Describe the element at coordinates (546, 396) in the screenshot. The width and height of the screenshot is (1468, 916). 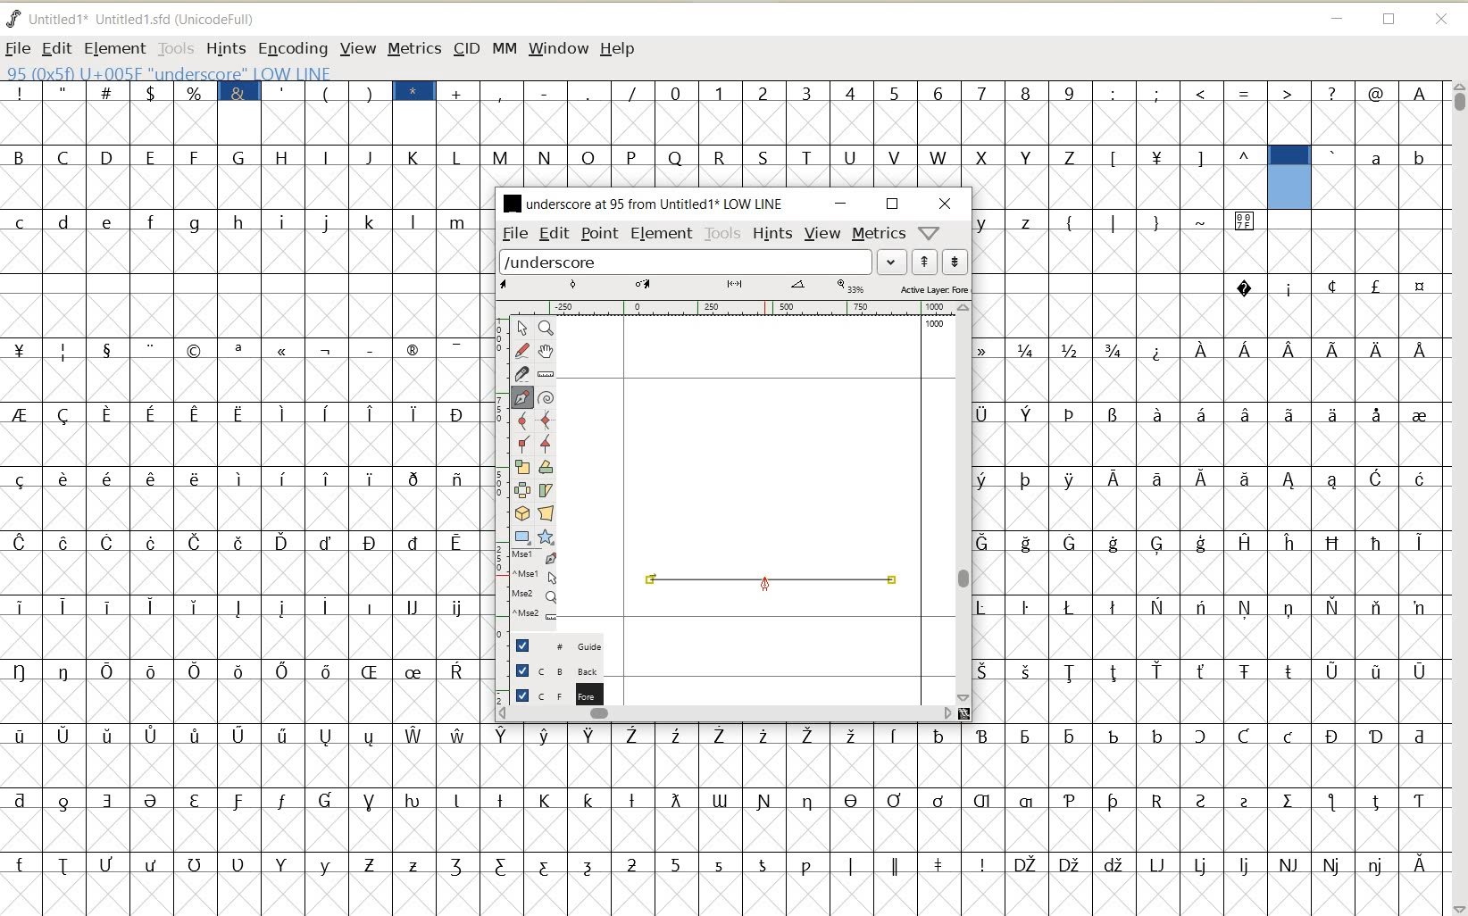
I see `change whether spiro is active or not` at that location.